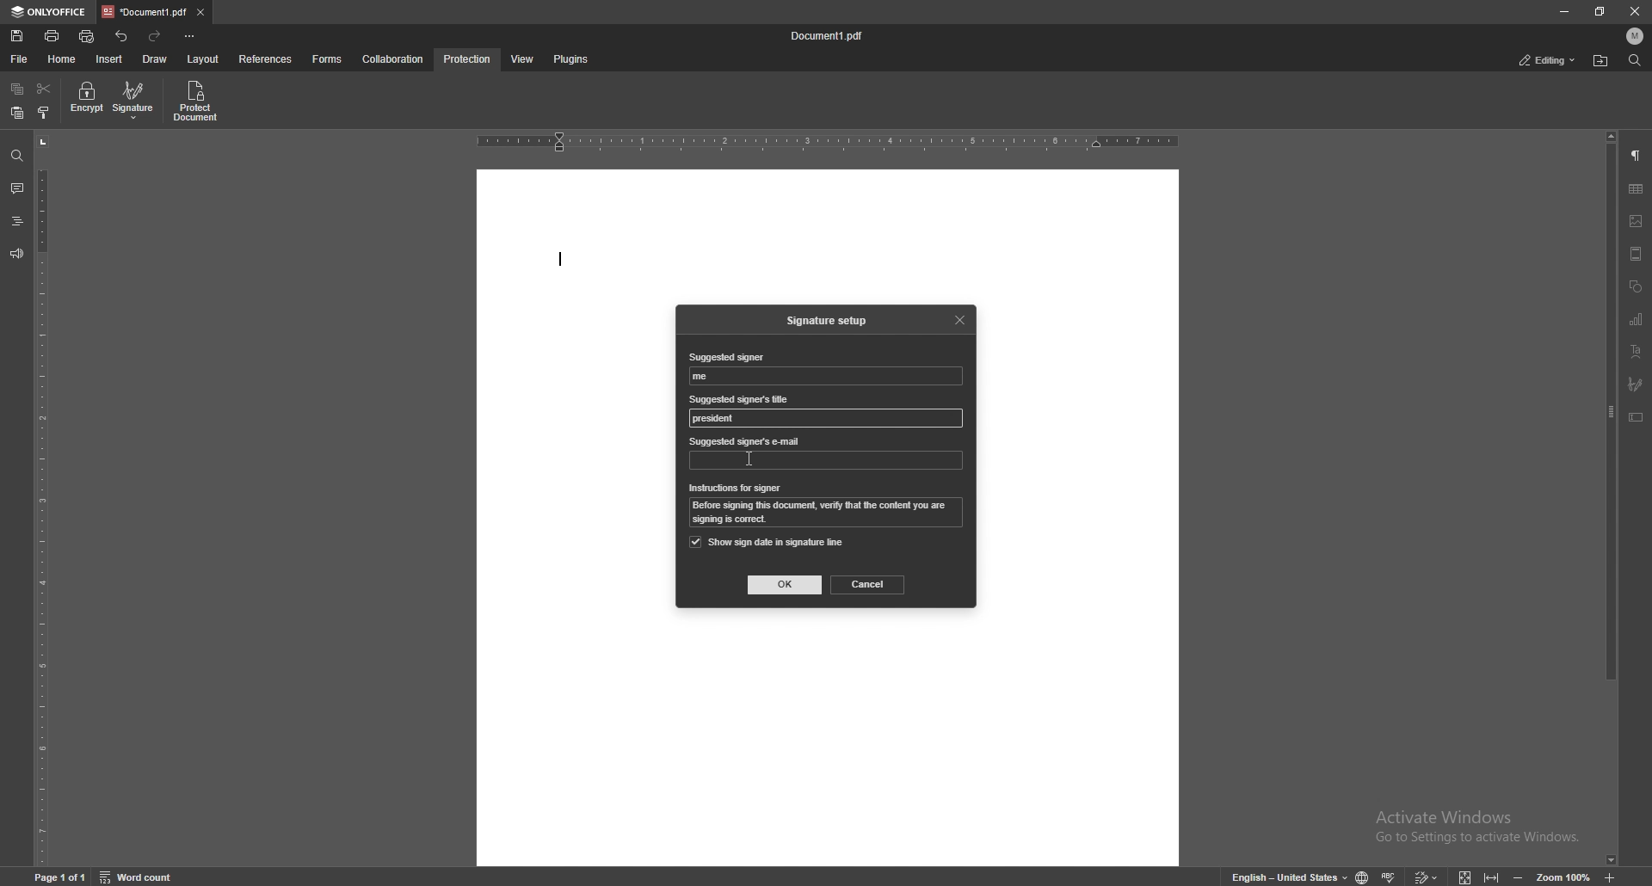 The width and height of the screenshot is (1652, 886). Describe the element at coordinates (829, 36) in the screenshot. I see `file name` at that location.